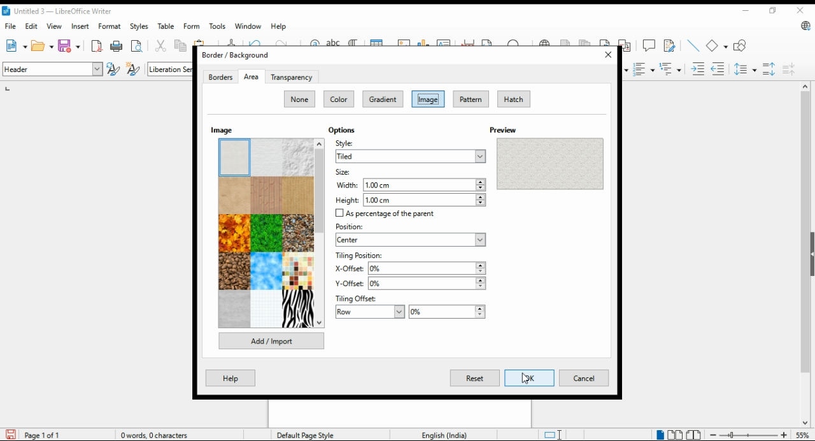 This screenshot has height=441, width=815. What do you see at coordinates (229, 378) in the screenshot?
I see `help` at bounding box center [229, 378].